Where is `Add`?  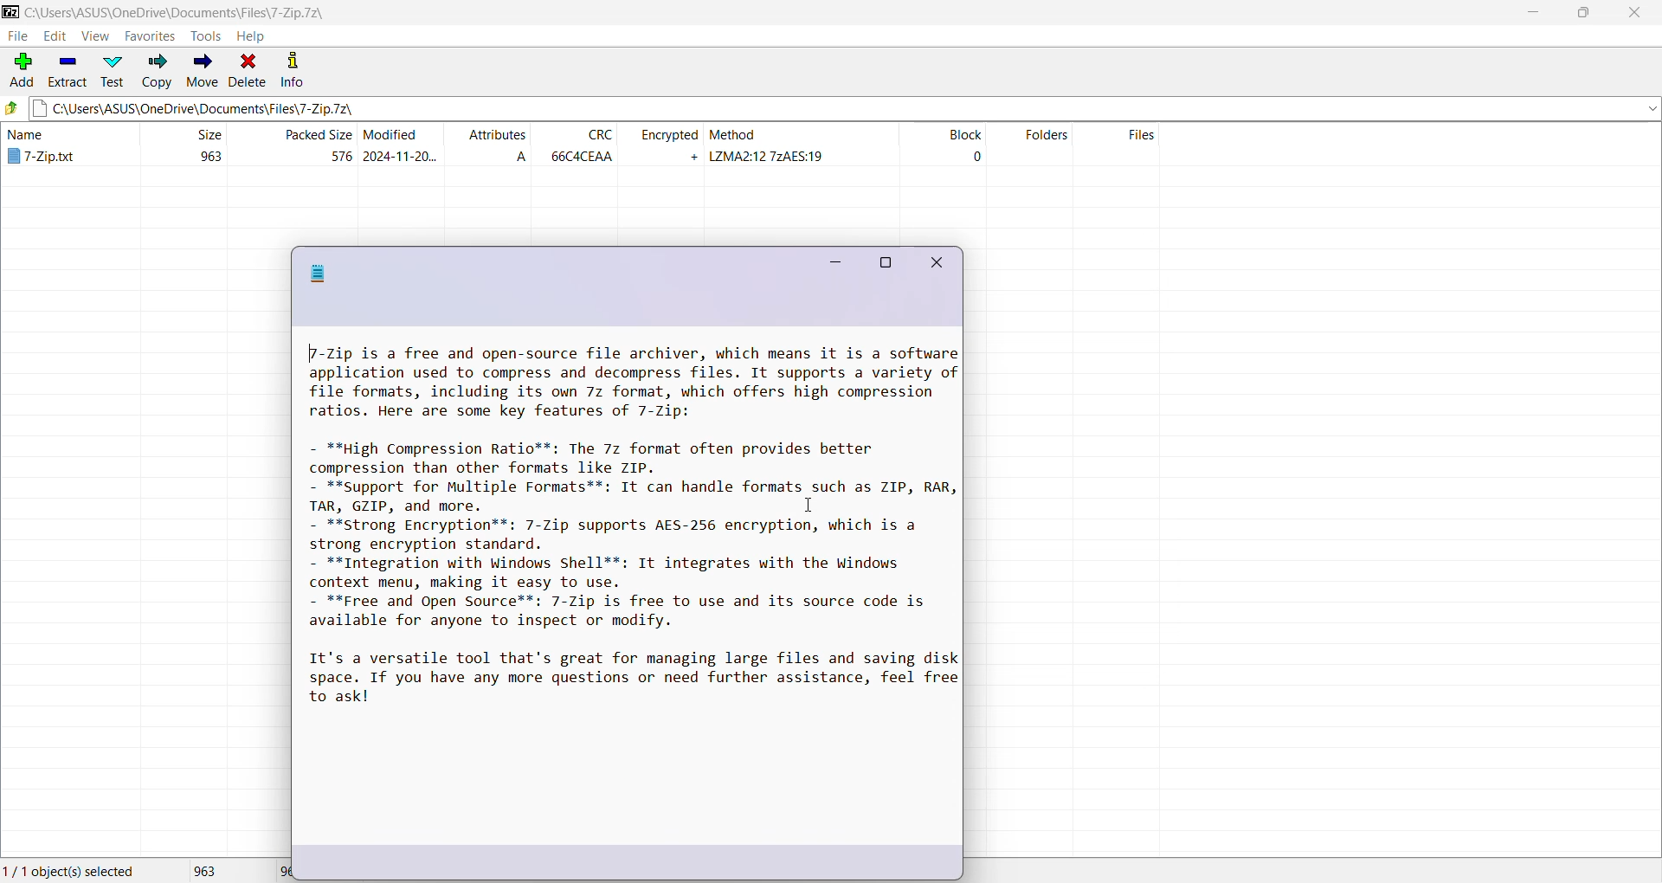 Add is located at coordinates (21, 71).